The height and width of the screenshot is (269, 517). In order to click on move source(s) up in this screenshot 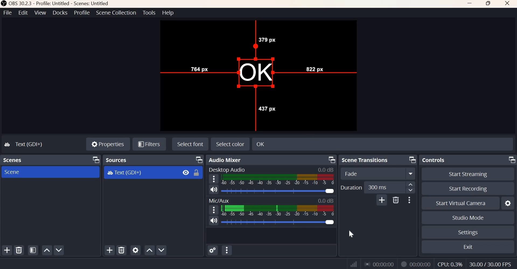, I will do `click(149, 250)`.